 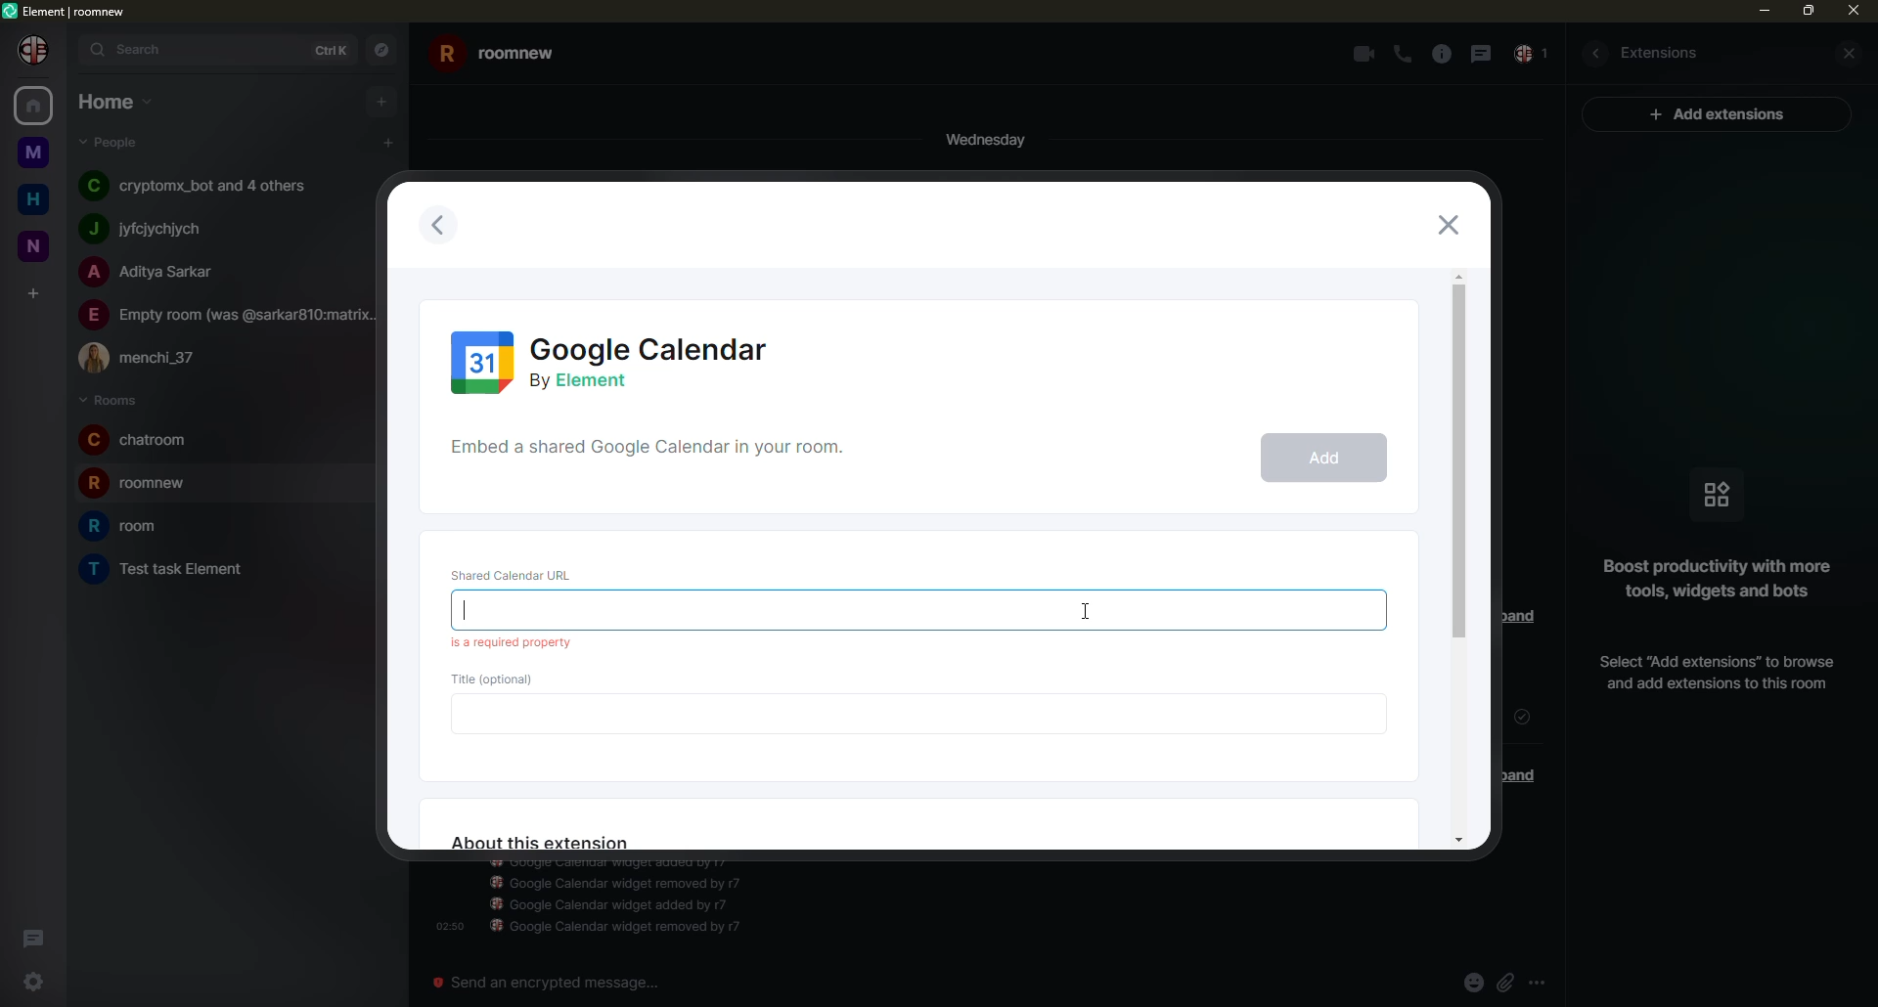 I want to click on home, so click(x=112, y=101).